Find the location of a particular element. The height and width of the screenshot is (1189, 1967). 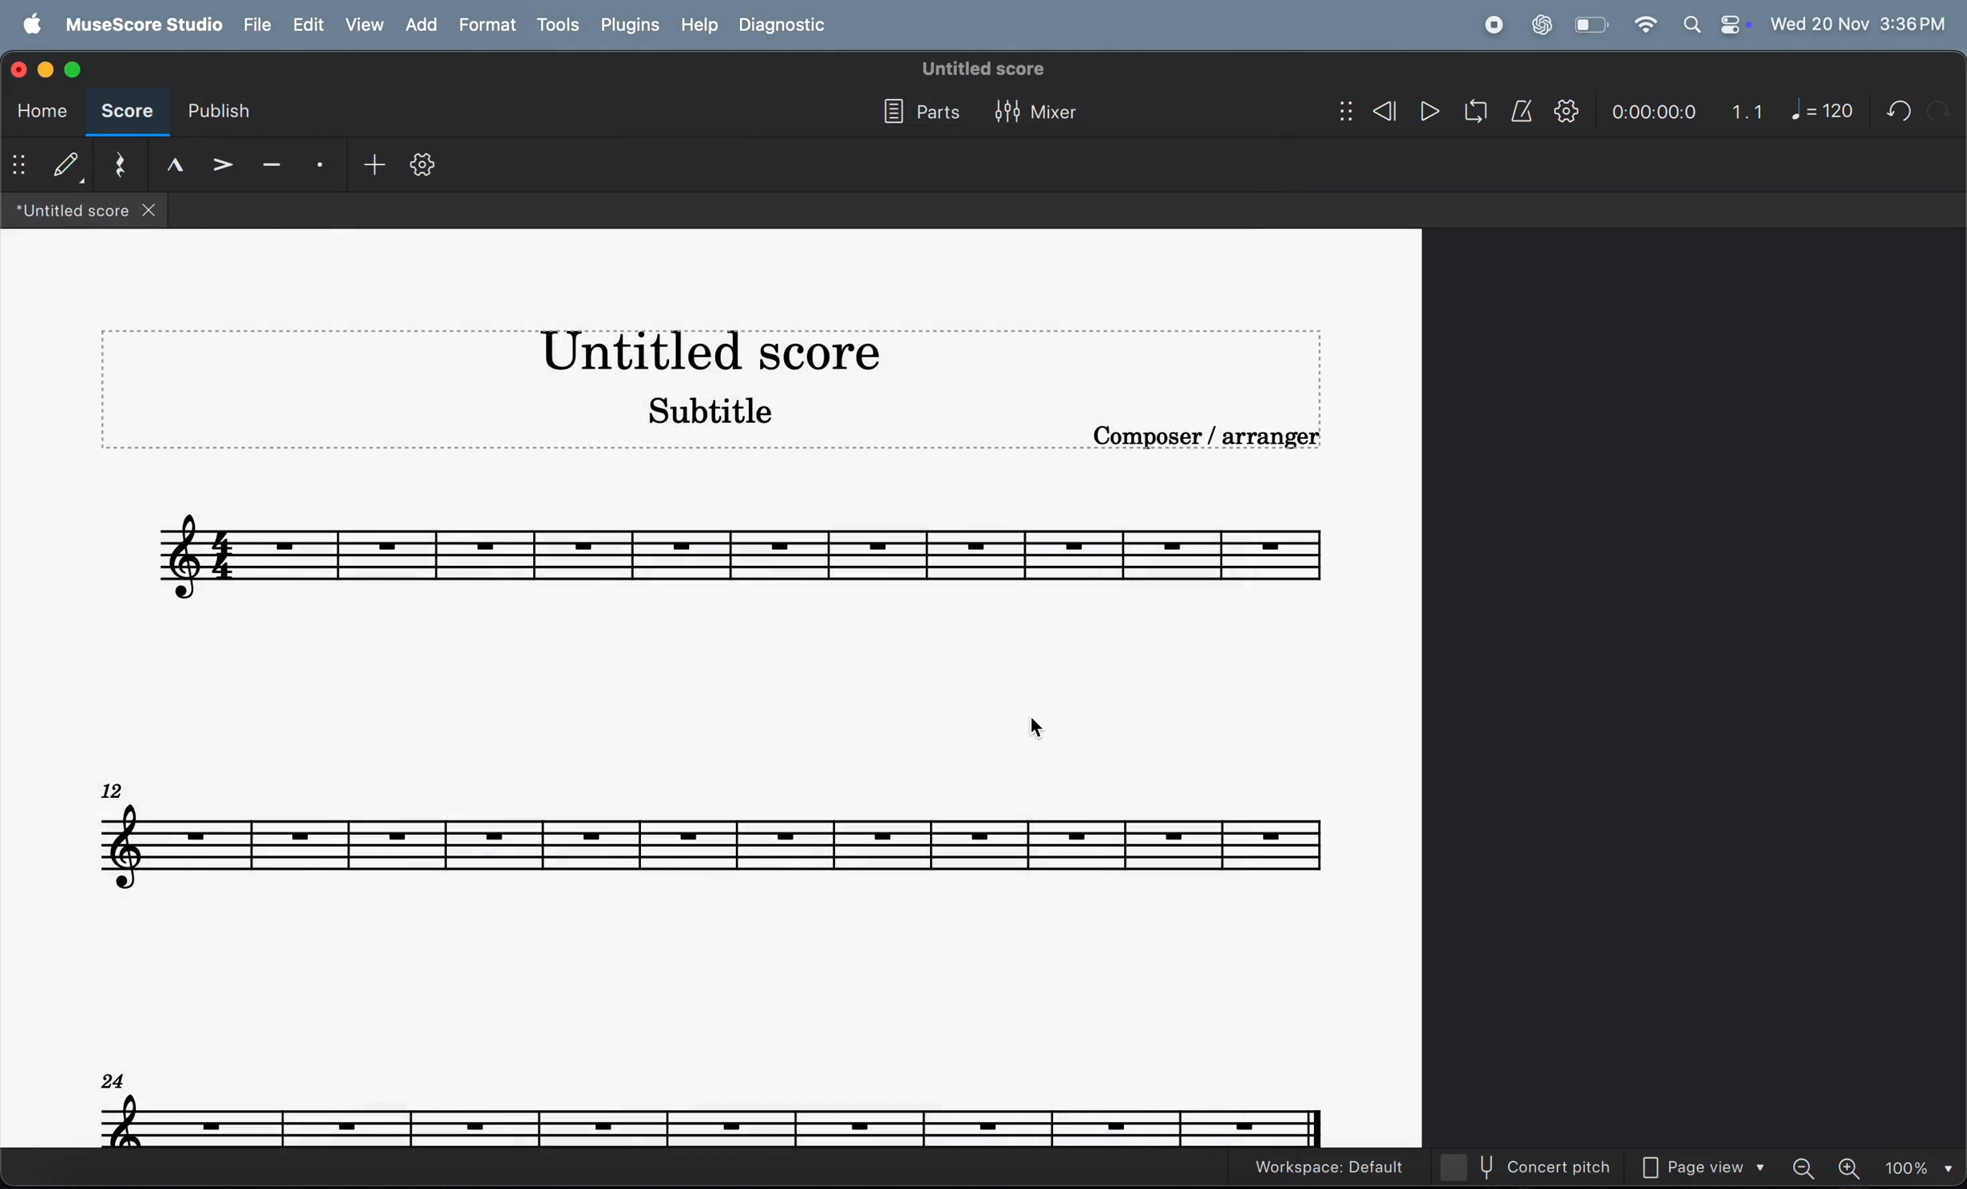

Redo is located at coordinates (1944, 110).